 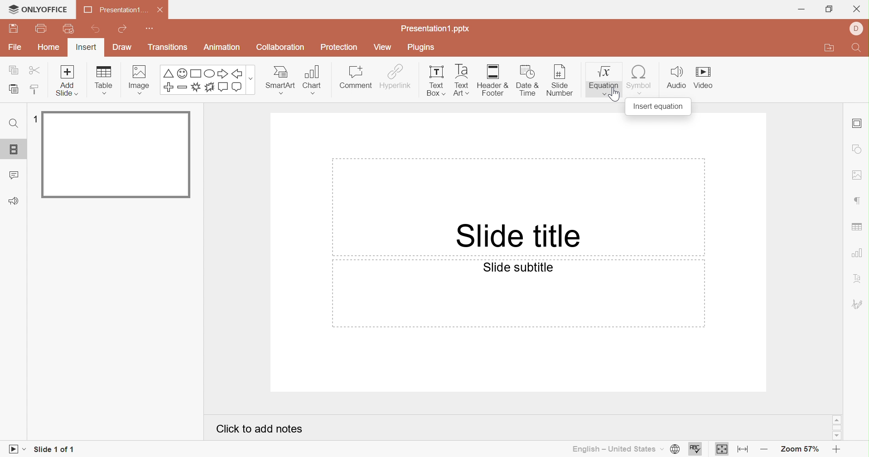 I want to click on Copy style, so click(x=35, y=90).